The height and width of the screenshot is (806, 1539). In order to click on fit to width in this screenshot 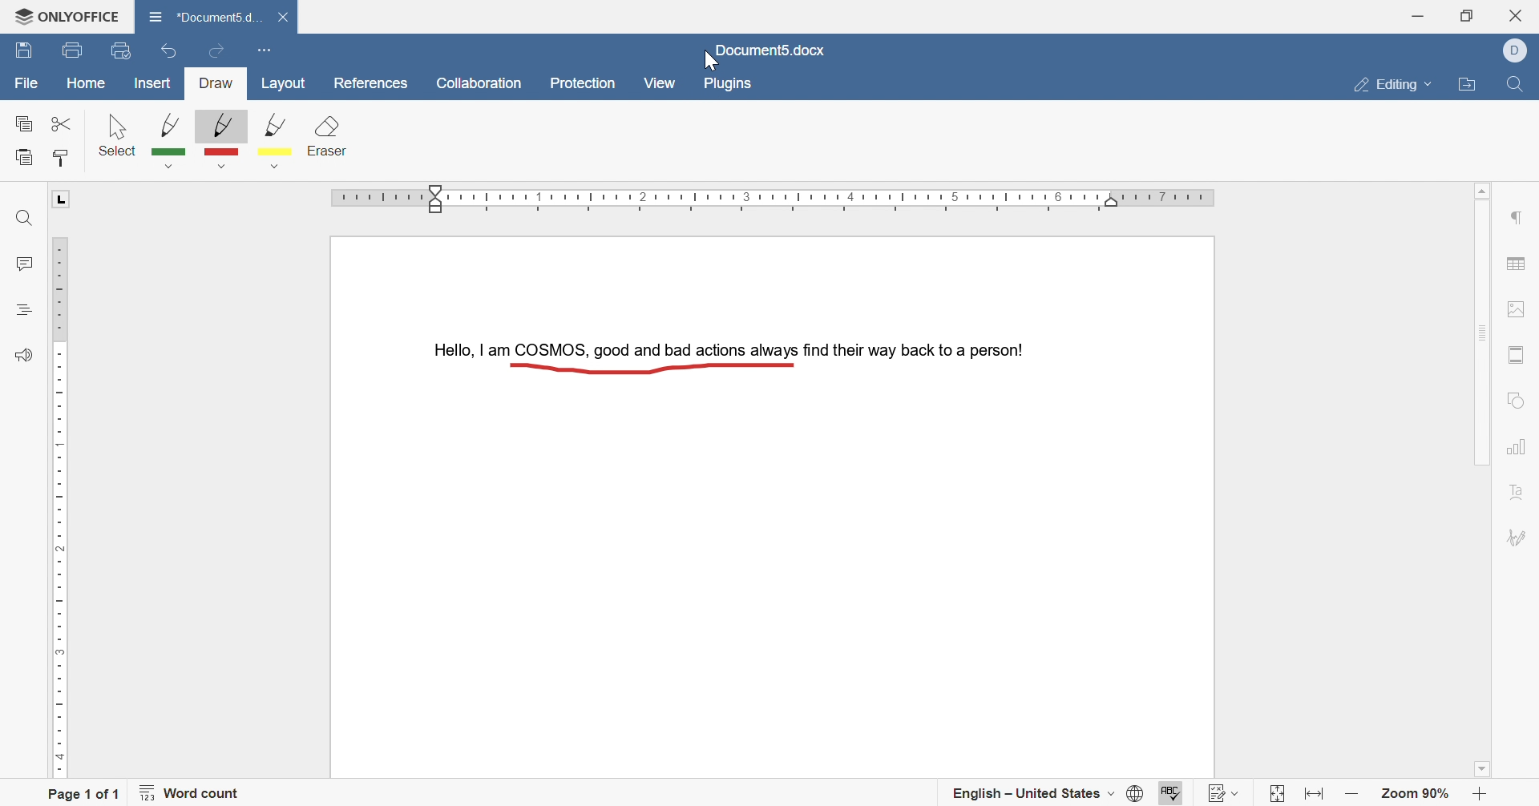, I will do `click(1316, 797)`.